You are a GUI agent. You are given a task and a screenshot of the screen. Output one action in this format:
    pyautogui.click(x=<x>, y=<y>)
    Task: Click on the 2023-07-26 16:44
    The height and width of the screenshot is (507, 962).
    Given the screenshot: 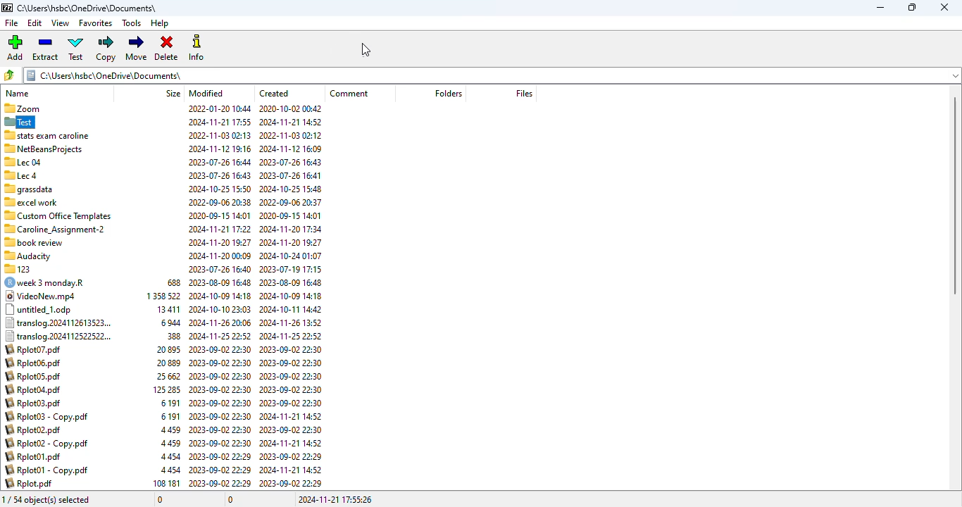 What is the action you would take?
    pyautogui.click(x=221, y=162)
    